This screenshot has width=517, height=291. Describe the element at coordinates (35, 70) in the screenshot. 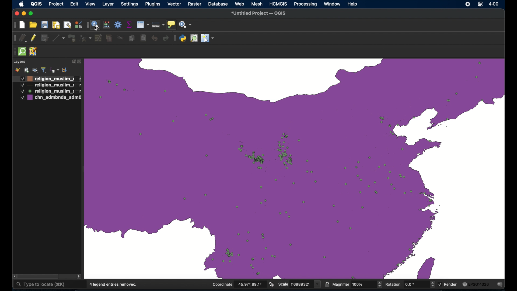

I see `manage map theme` at that location.